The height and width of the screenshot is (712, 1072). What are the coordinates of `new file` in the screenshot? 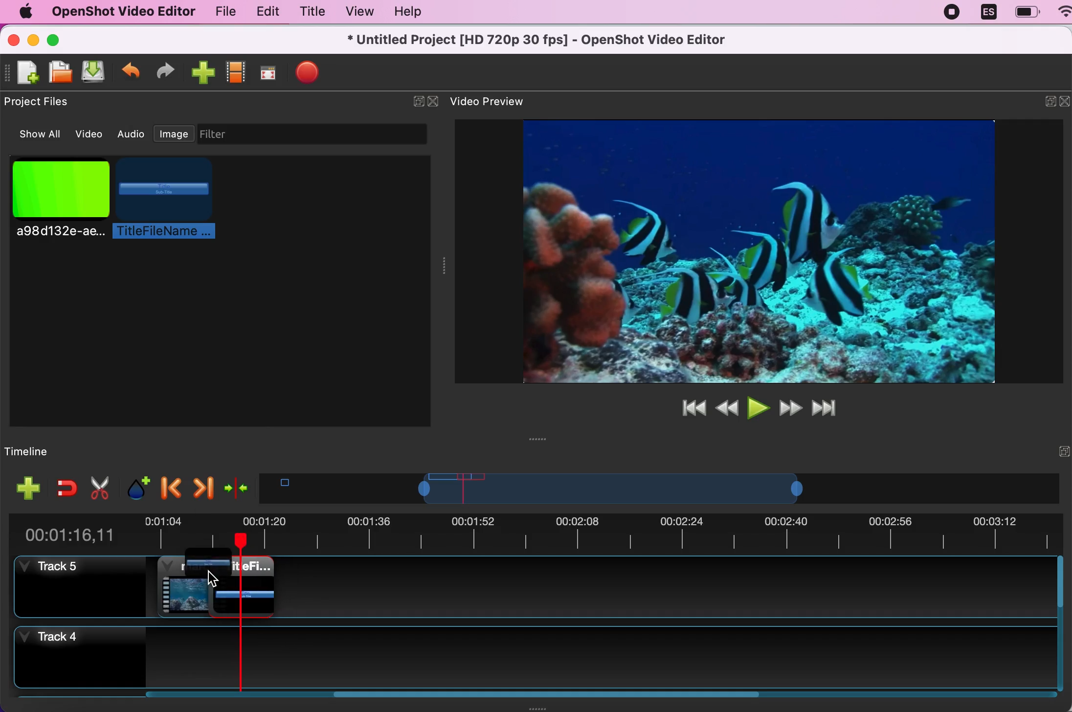 It's located at (24, 73).